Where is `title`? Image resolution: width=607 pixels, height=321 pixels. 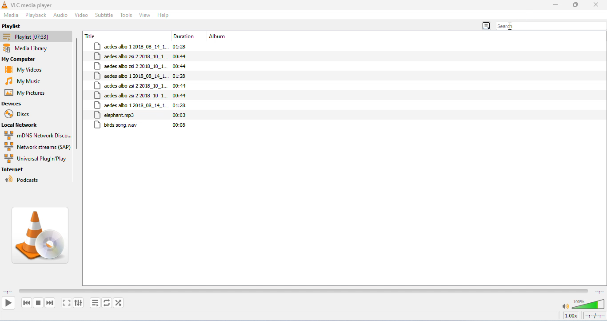 title is located at coordinates (91, 36).